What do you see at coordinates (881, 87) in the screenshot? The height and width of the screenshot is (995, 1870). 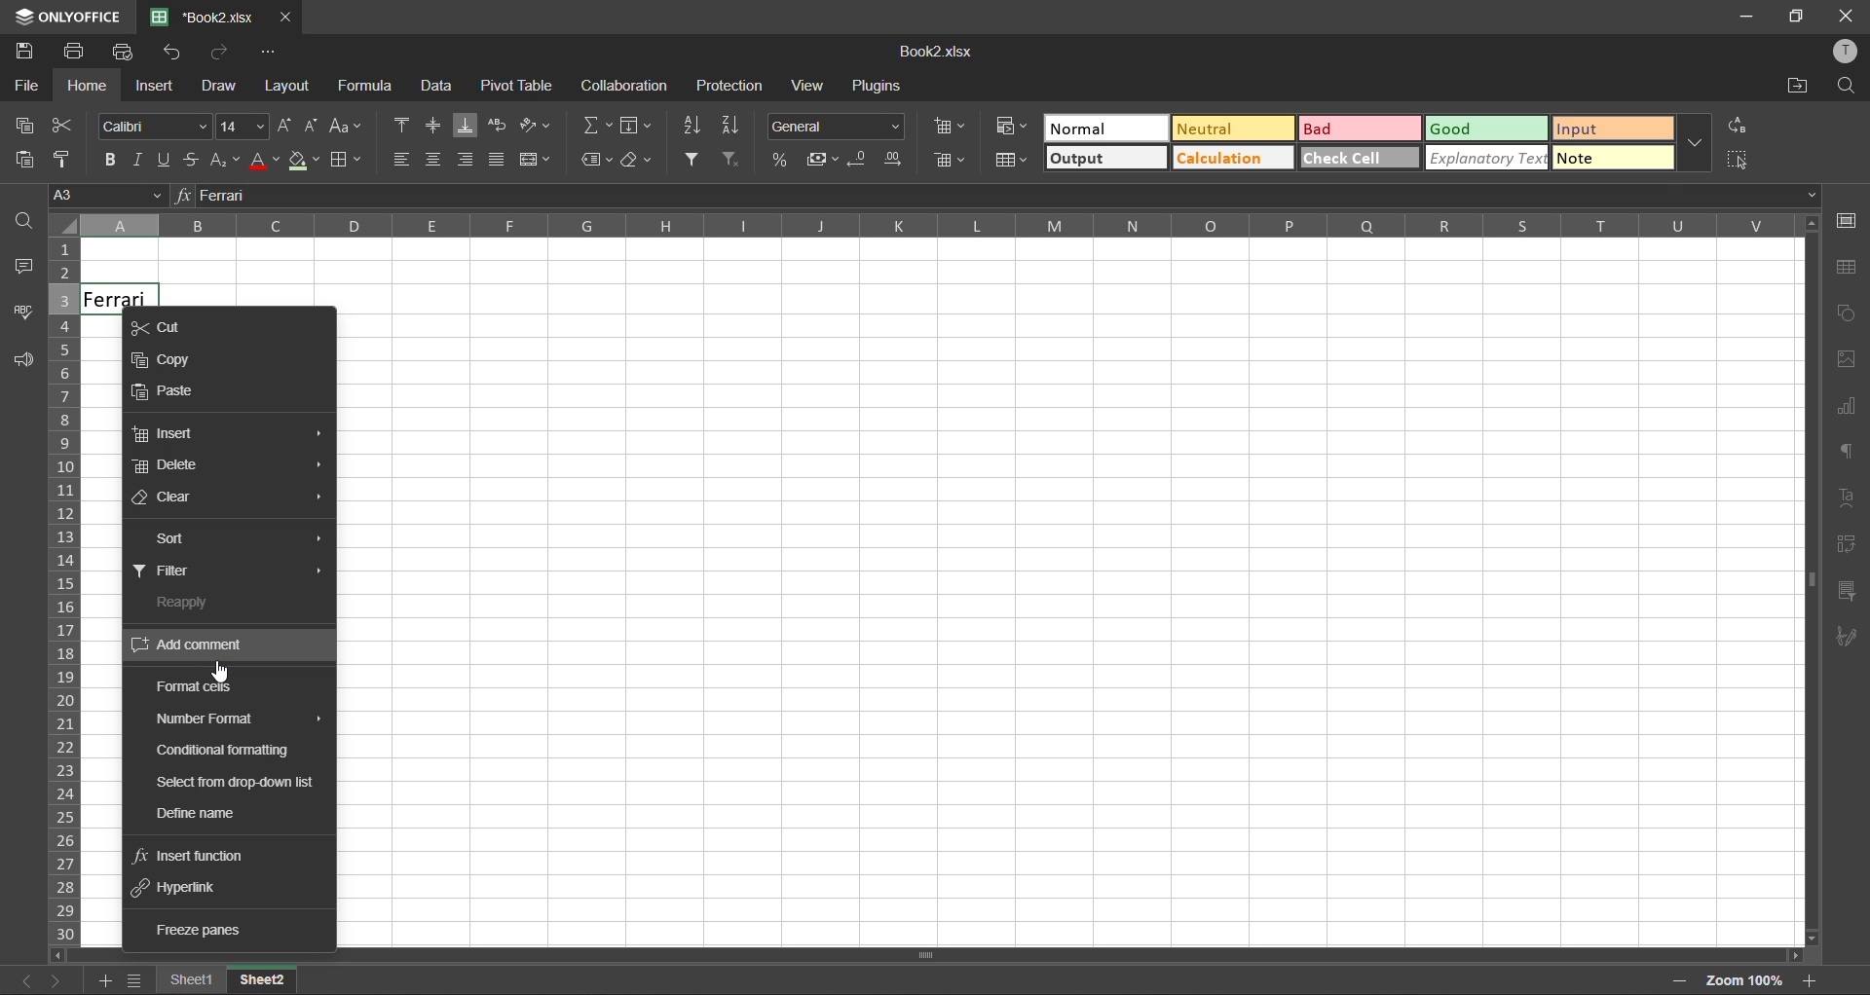 I see `plugins` at bounding box center [881, 87].